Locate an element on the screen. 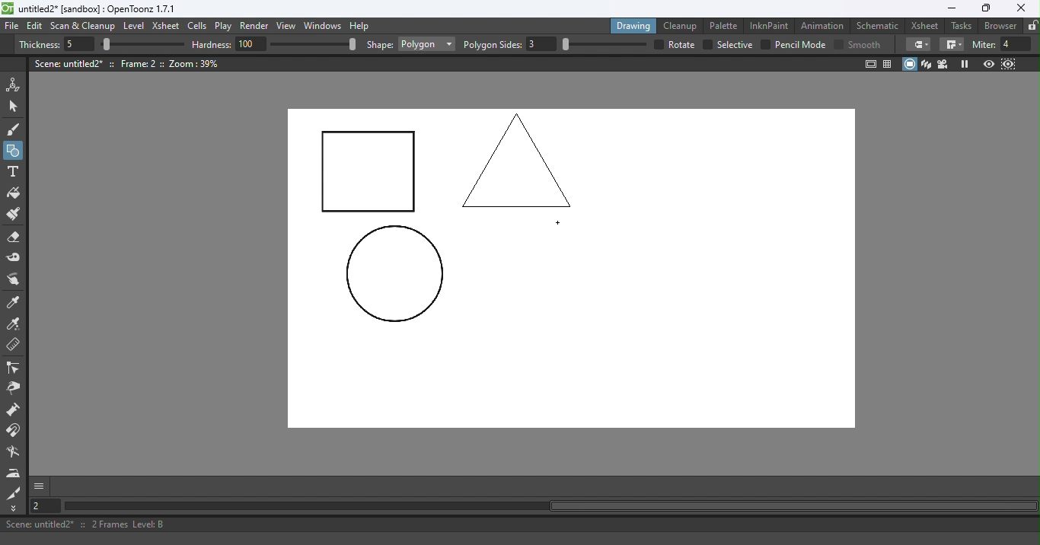 The image size is (1040, 545). Close is located at coordinates (1020, 8).